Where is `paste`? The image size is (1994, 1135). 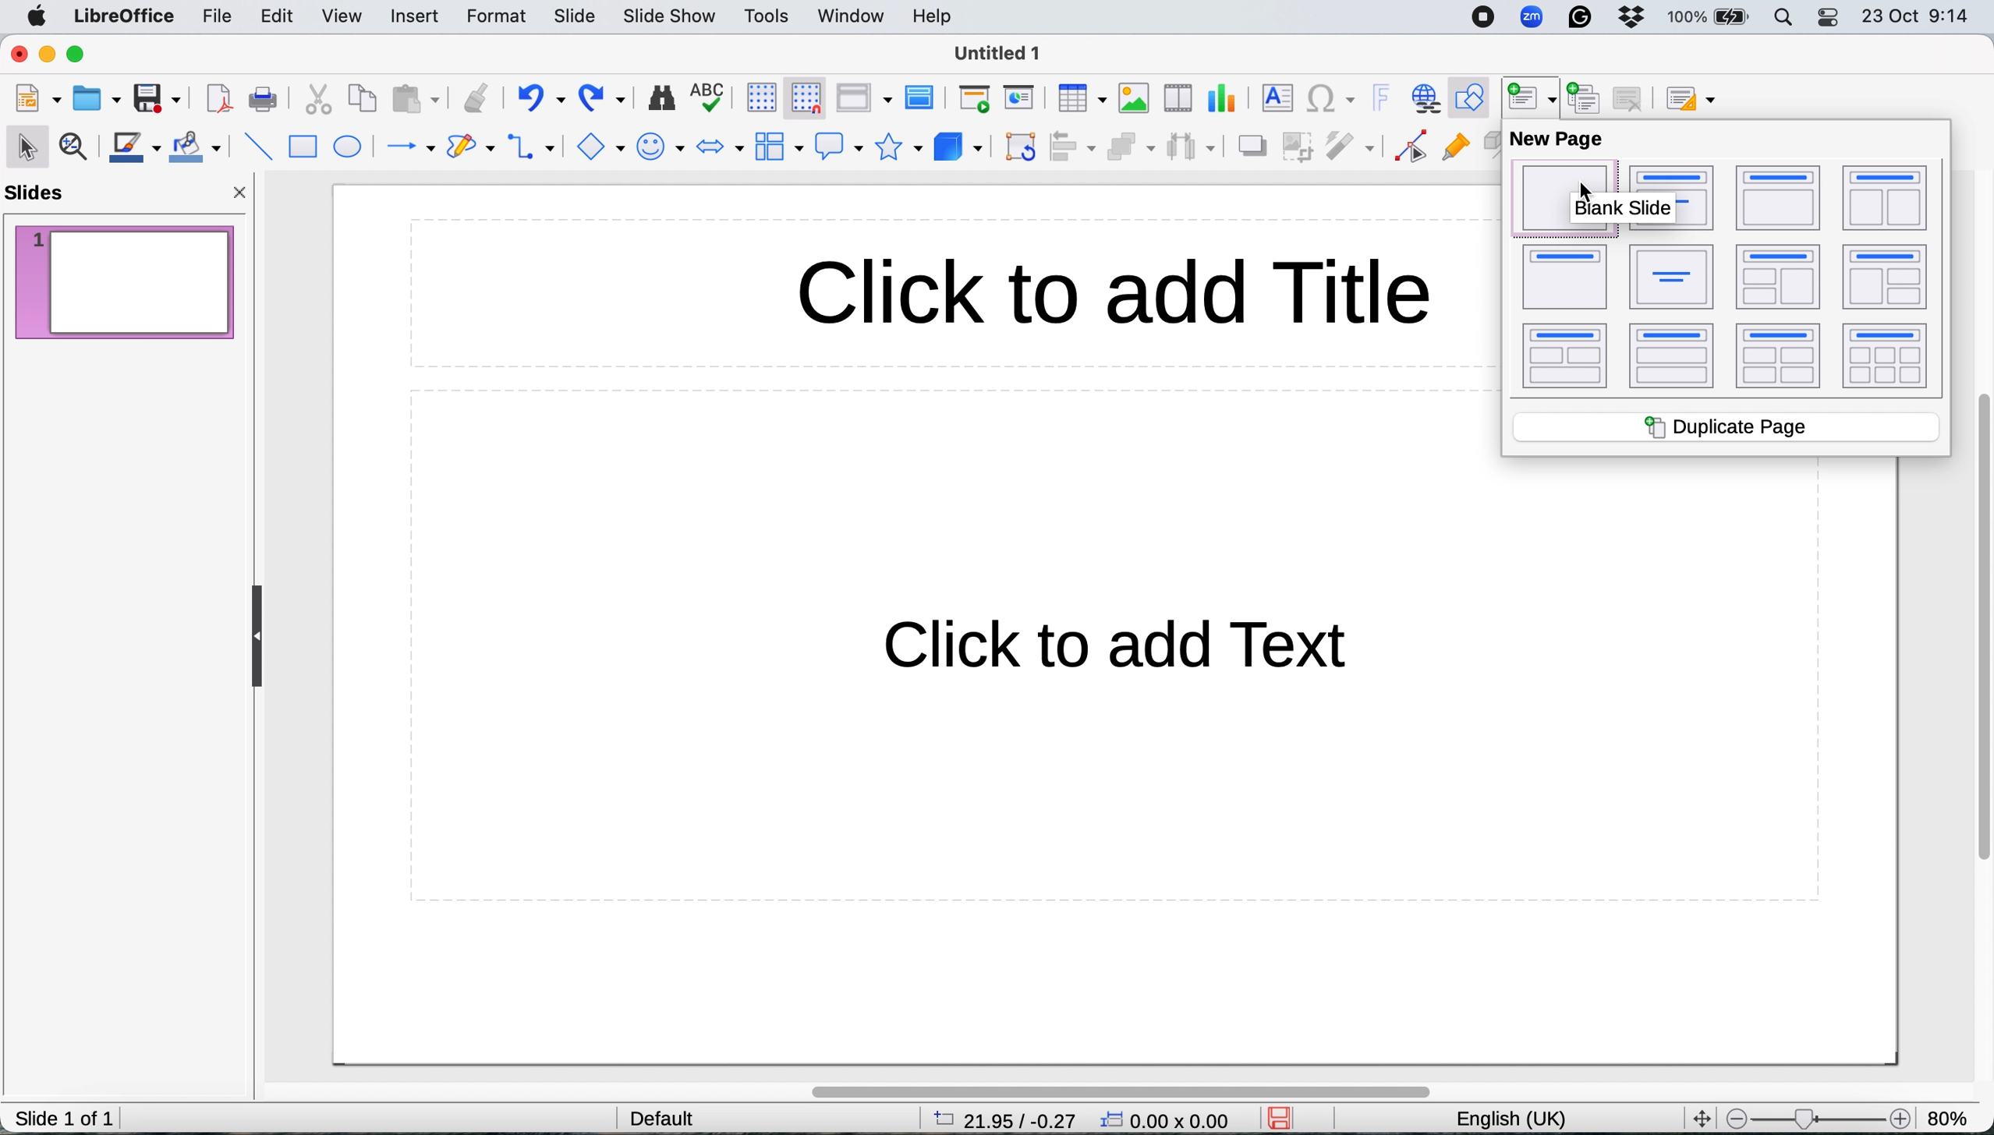
paste is located at coordinates (416, 99).